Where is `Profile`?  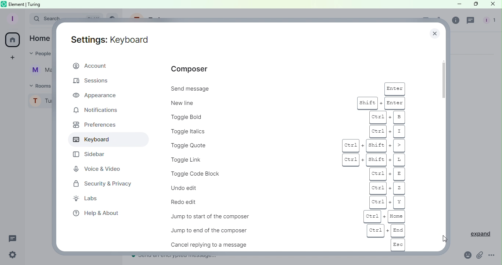
Profile is located at coordinates (12, 19).